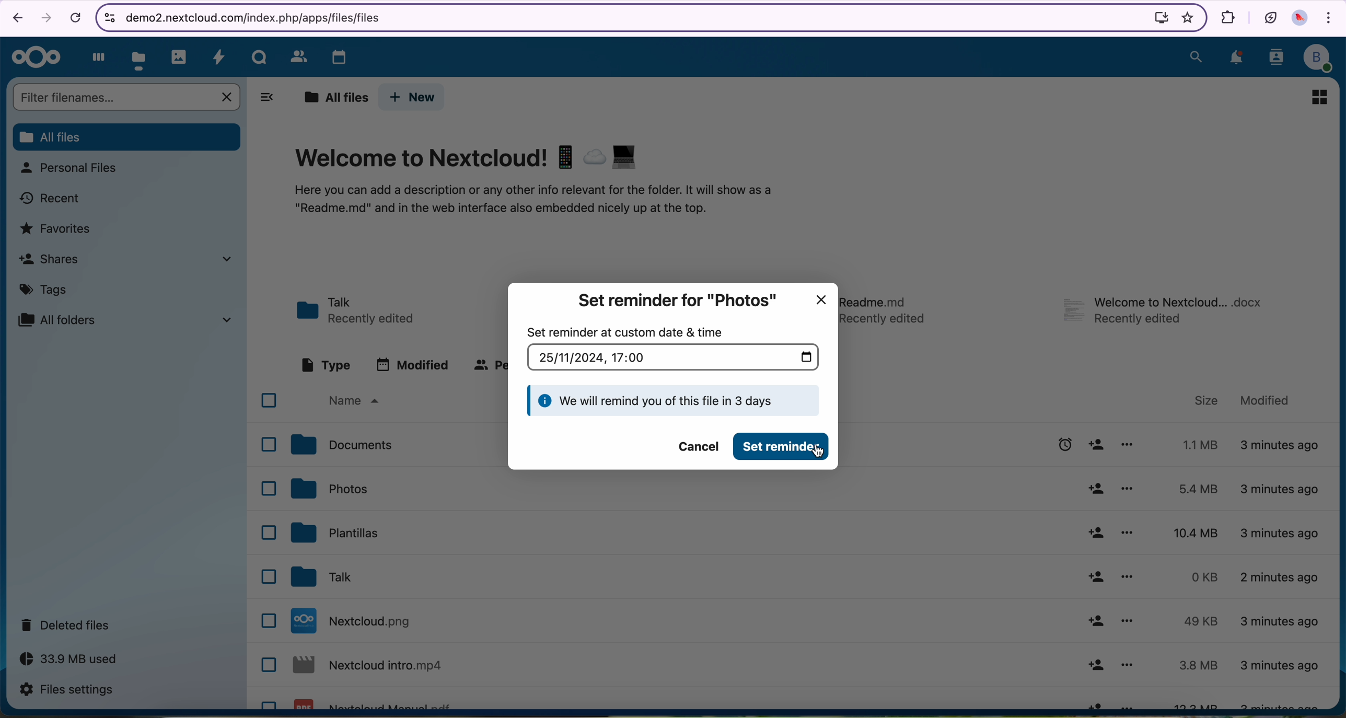  I want to click on Talk folder, so click(360, 309).